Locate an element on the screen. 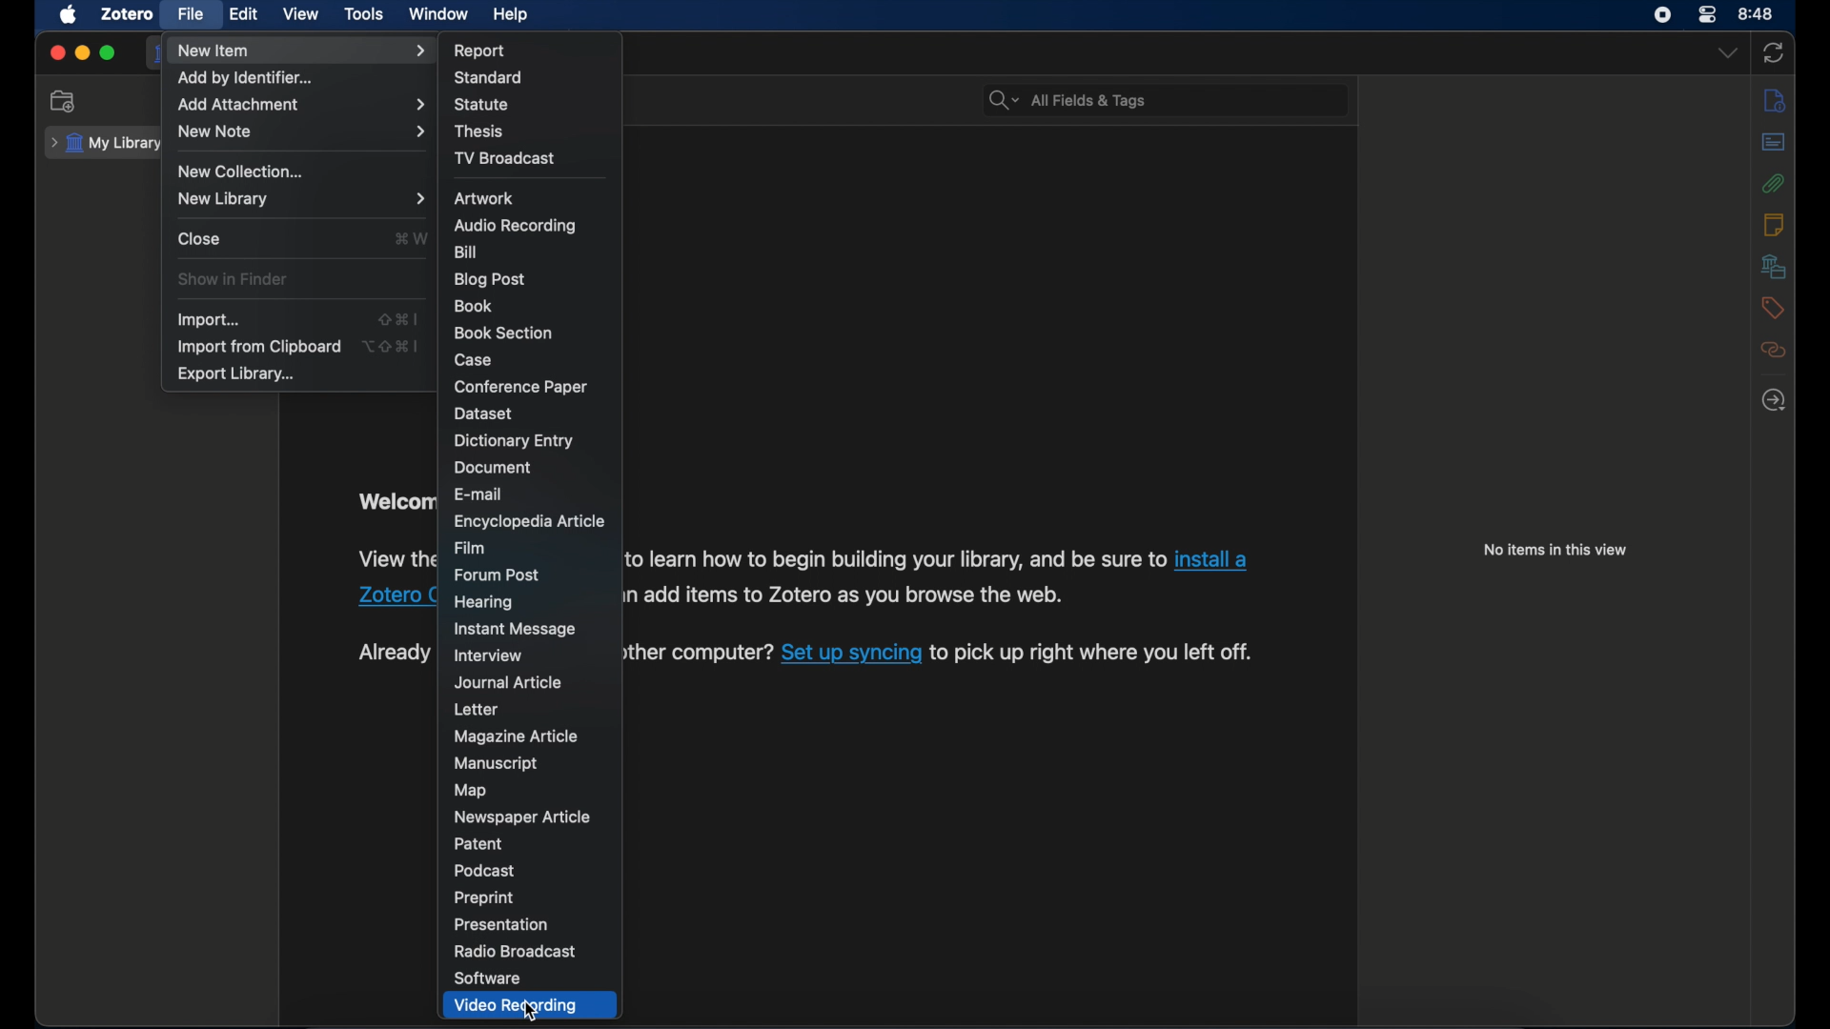  software information is located at coordinates (700, 654).